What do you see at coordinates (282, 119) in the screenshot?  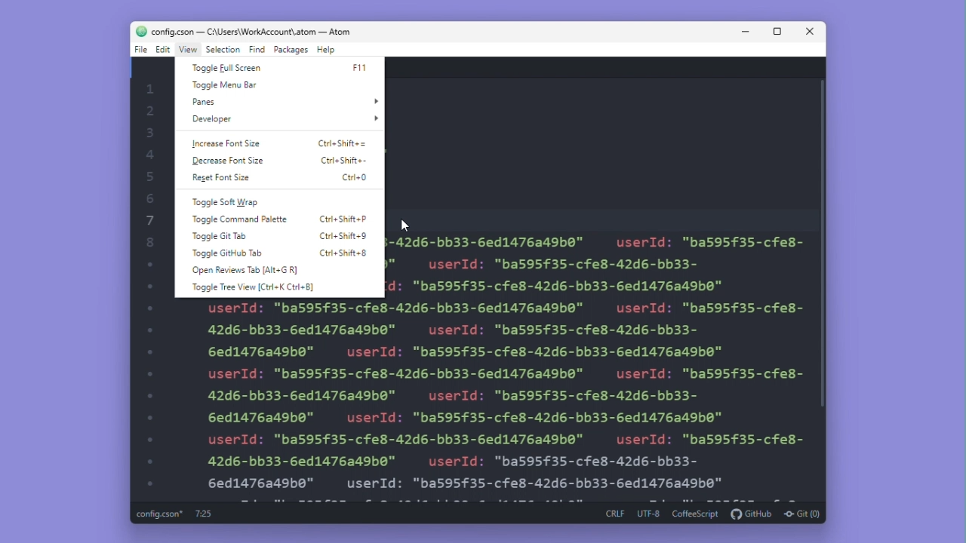 I see `developer` at bounding box center [282, 119].